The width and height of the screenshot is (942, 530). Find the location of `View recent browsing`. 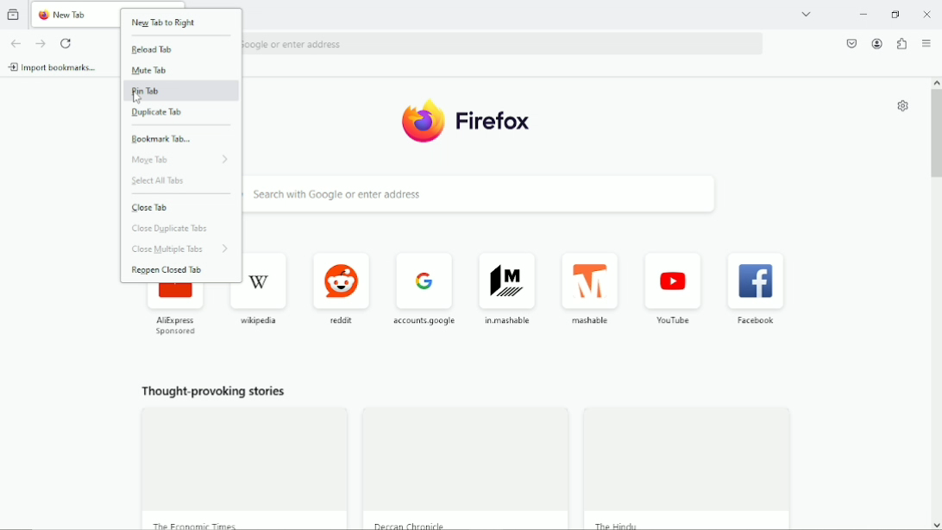

View recent browsing is located at coordinates (13, 14).